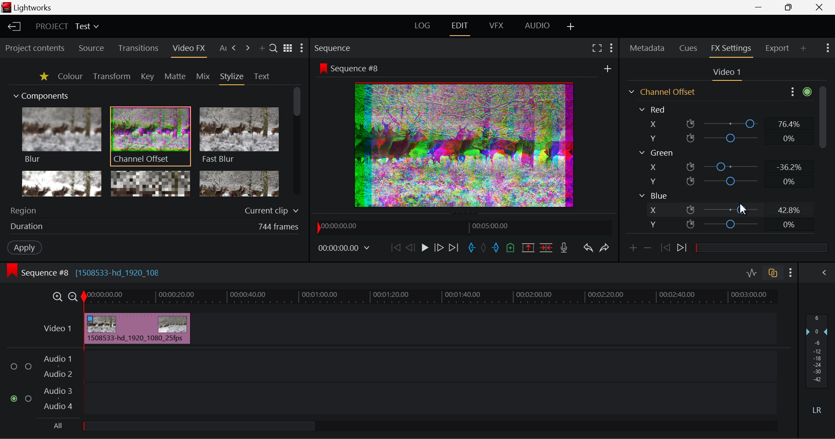 This screenshot has height=439, width=835. Describe the element at coordinates (632, 250) in the screenshot. I see `Add keyframe` at that location.